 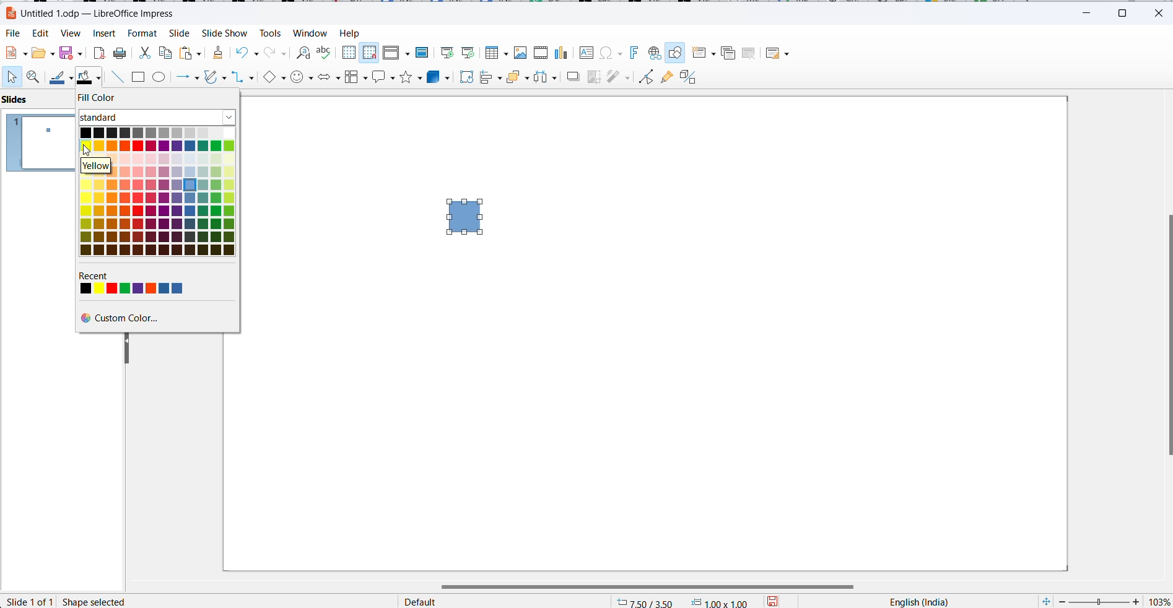 I want to click on block arrows, so click(x=329, y=77).